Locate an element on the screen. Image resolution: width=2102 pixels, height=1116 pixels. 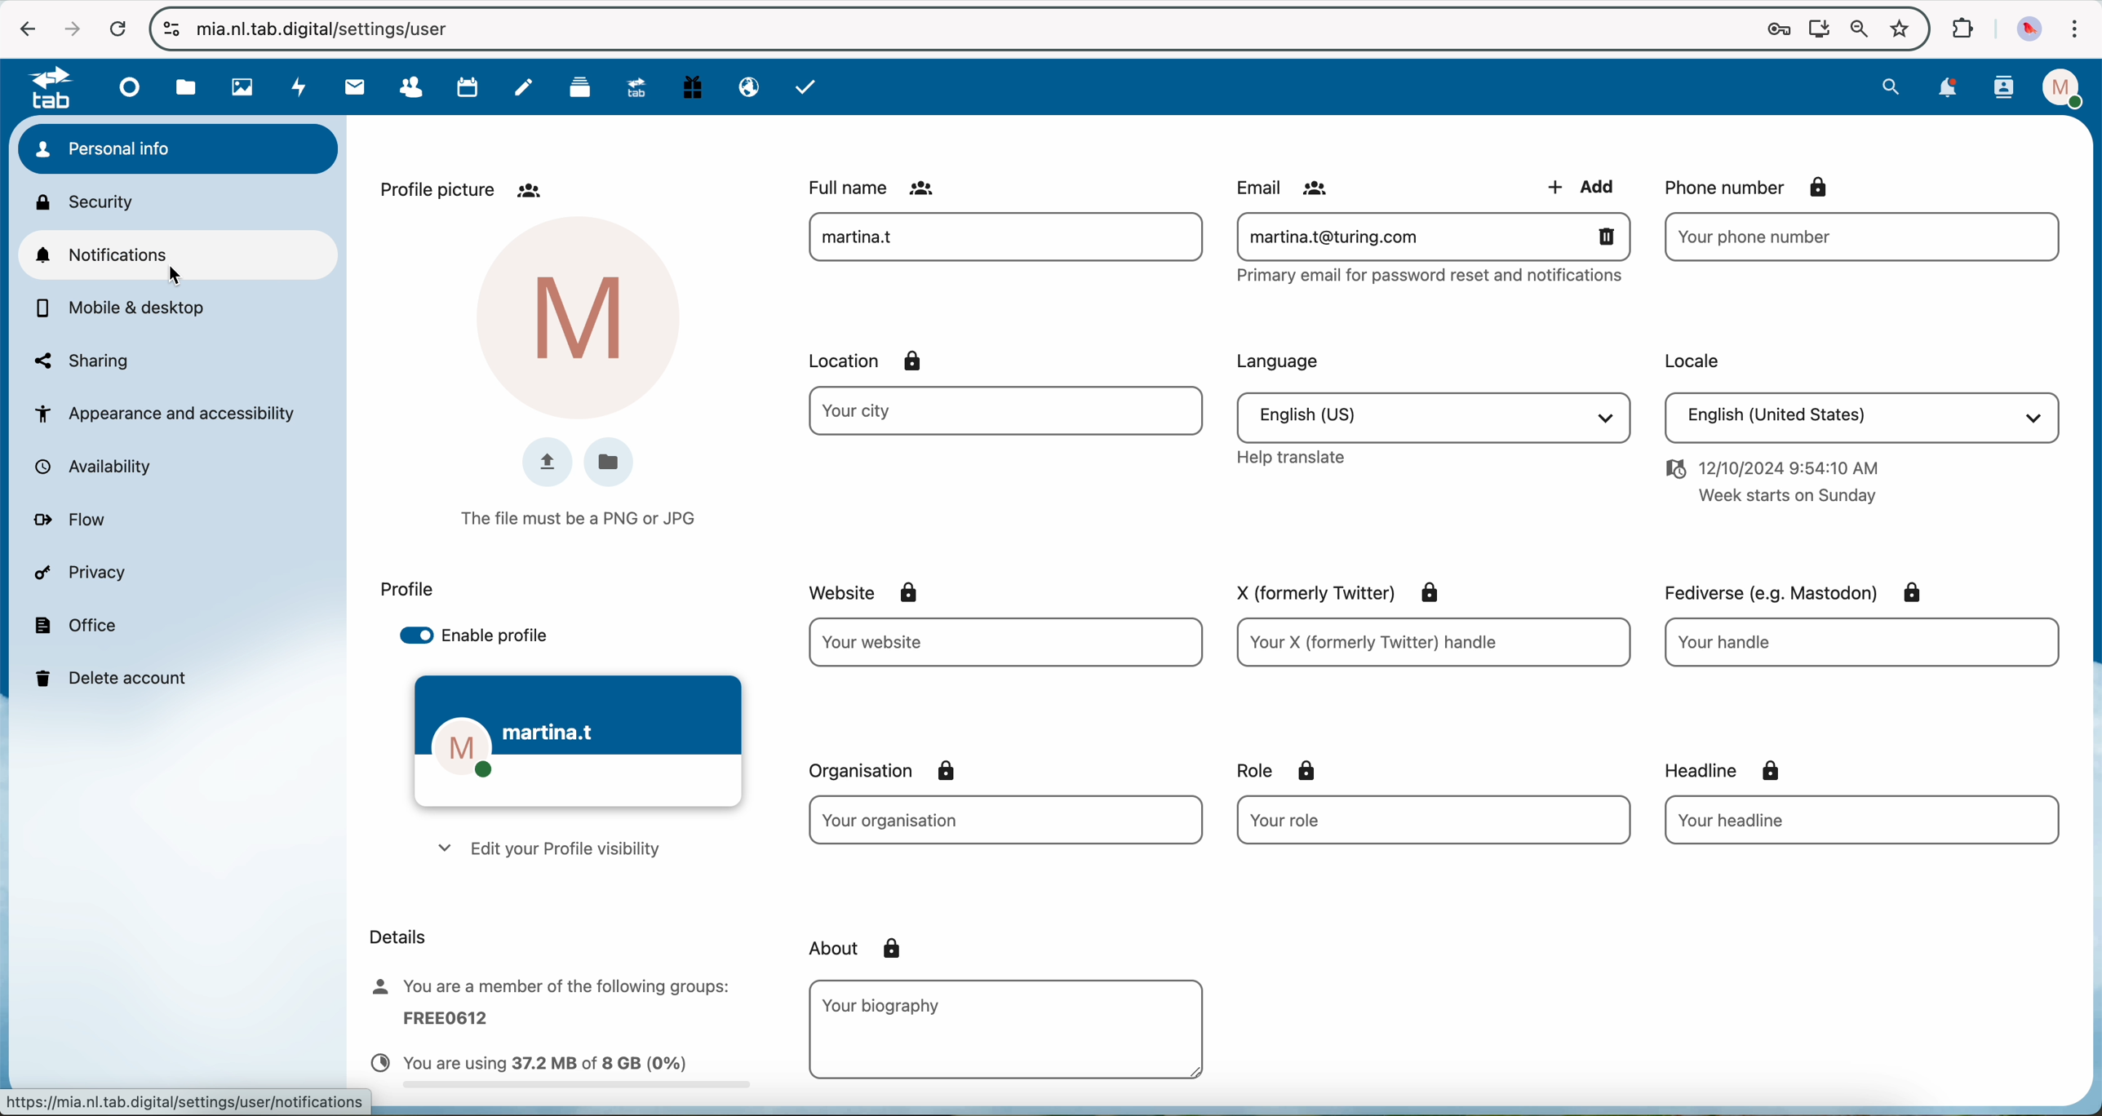
mobile and desktop is located at coordinates (123, 310).